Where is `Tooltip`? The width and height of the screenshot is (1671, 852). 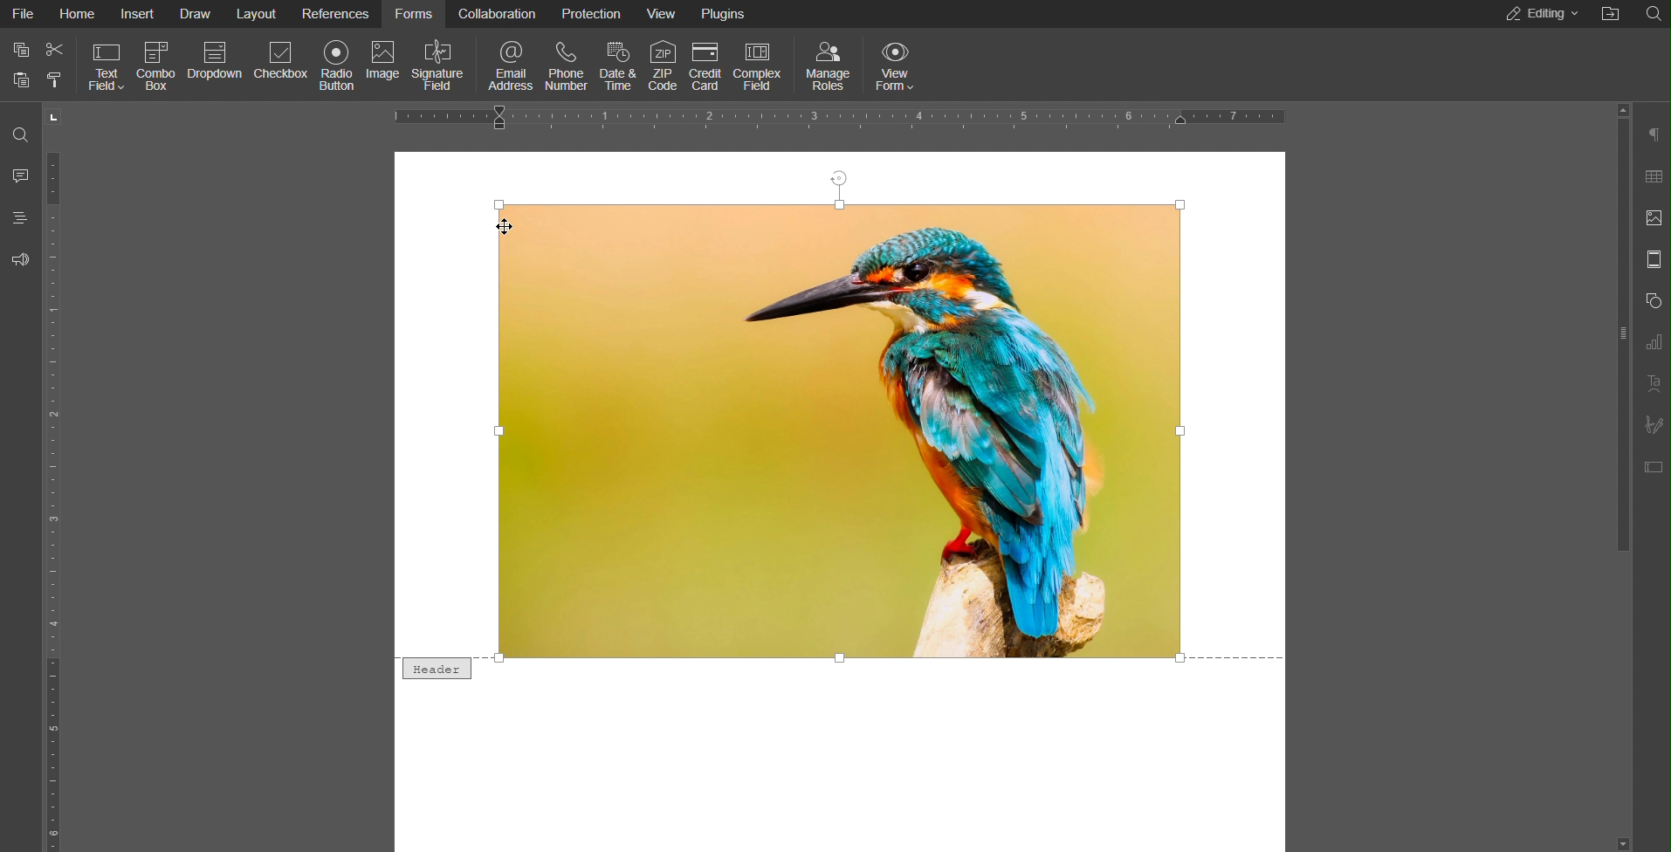 Tooltip is located at coordinates (429, 670).